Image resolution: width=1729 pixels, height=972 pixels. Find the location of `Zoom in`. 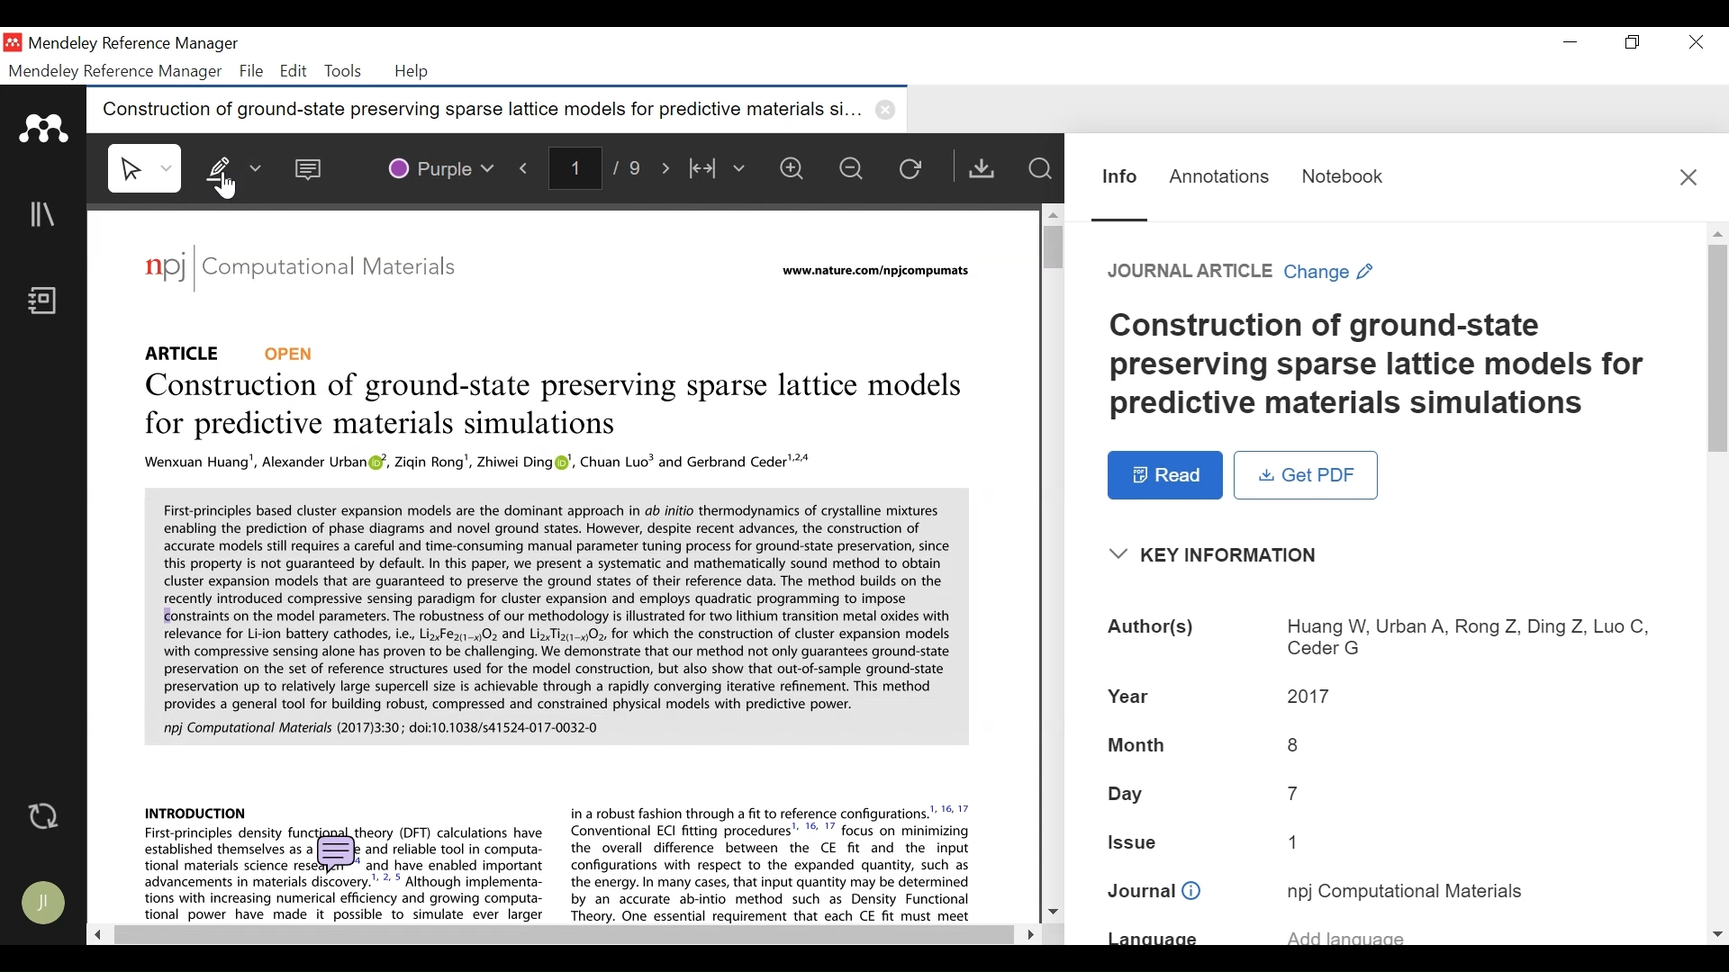

Zoom in is located at coordinates (797, 168).